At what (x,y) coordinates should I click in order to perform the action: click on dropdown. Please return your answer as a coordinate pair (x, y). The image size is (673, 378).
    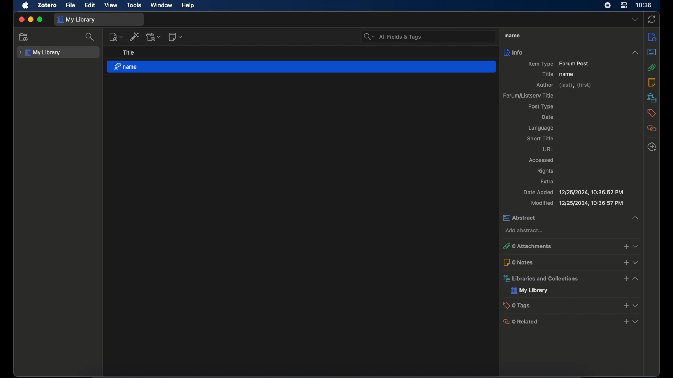
    Looking at the image, I should click on (634, 20).